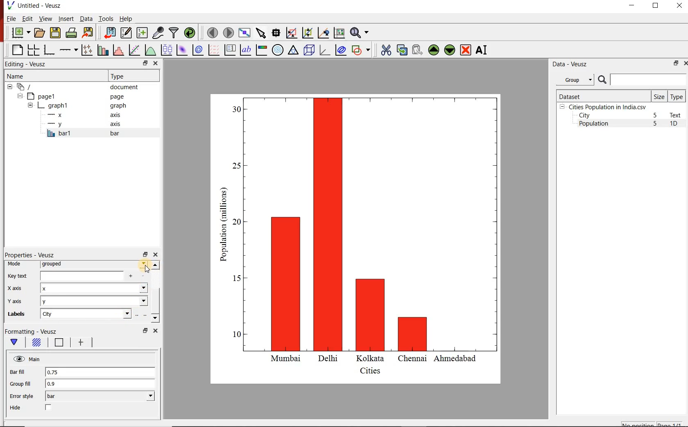 The width and height of the screenshot is (688, 427). What do you see at coordinates (324, 50) in the screenshot?
I see `3d graph` at bounding box center [324, 50].